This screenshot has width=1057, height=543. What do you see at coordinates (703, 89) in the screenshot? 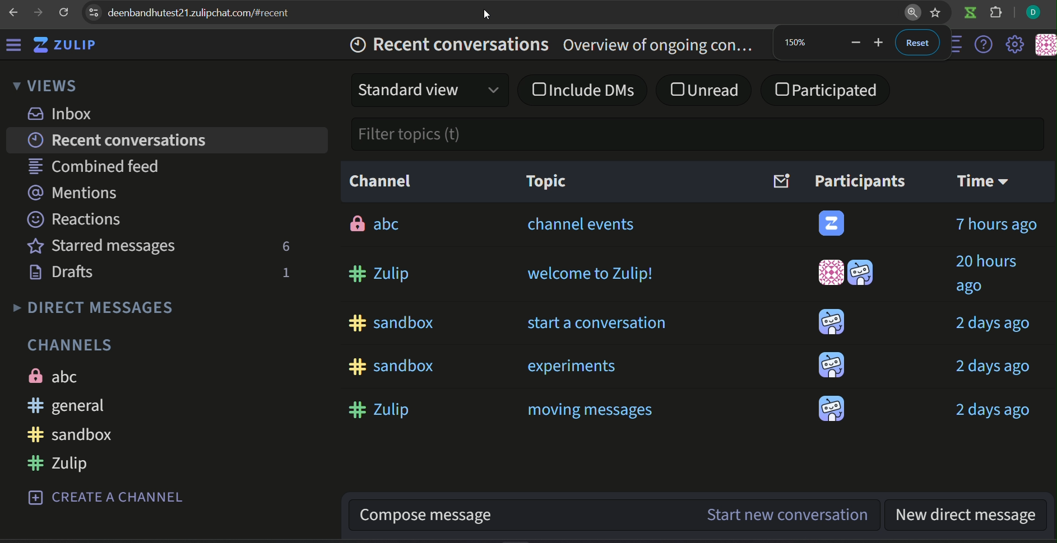
I see `Unread` at bounding box center [703, 89].